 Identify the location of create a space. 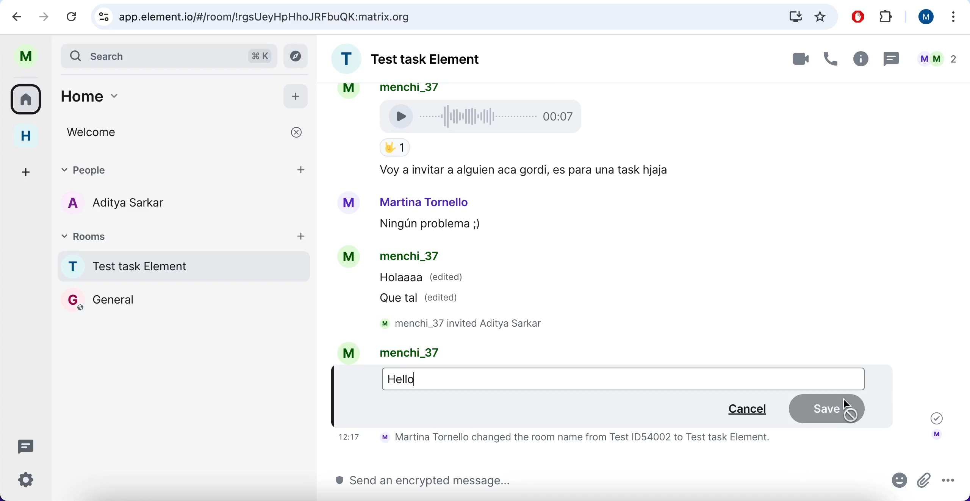
(22, 169).